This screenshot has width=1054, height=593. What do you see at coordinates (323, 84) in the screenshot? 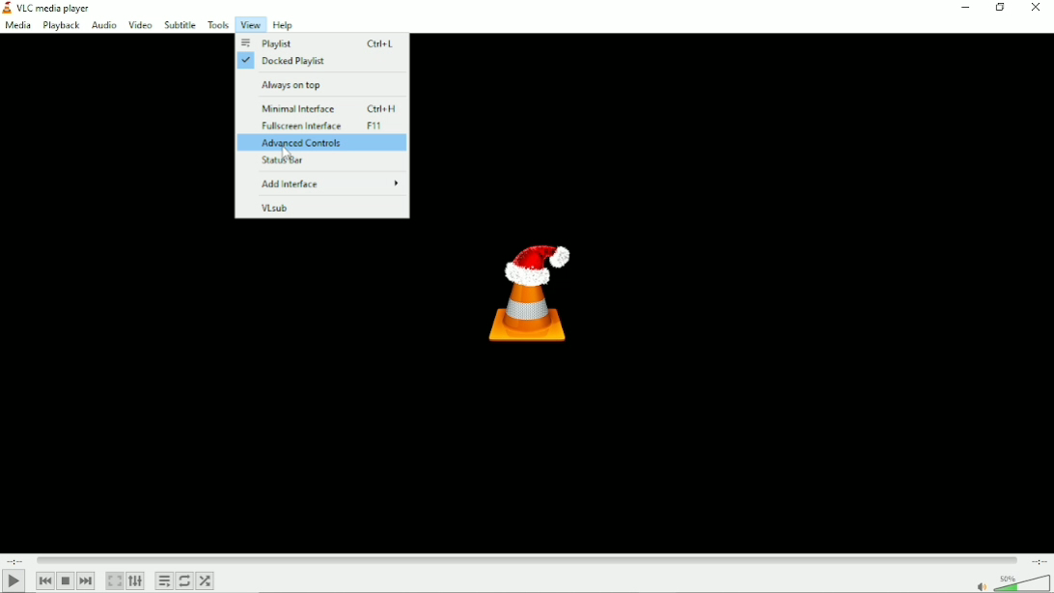
I see `always on top` at bounding box center [323, 84].